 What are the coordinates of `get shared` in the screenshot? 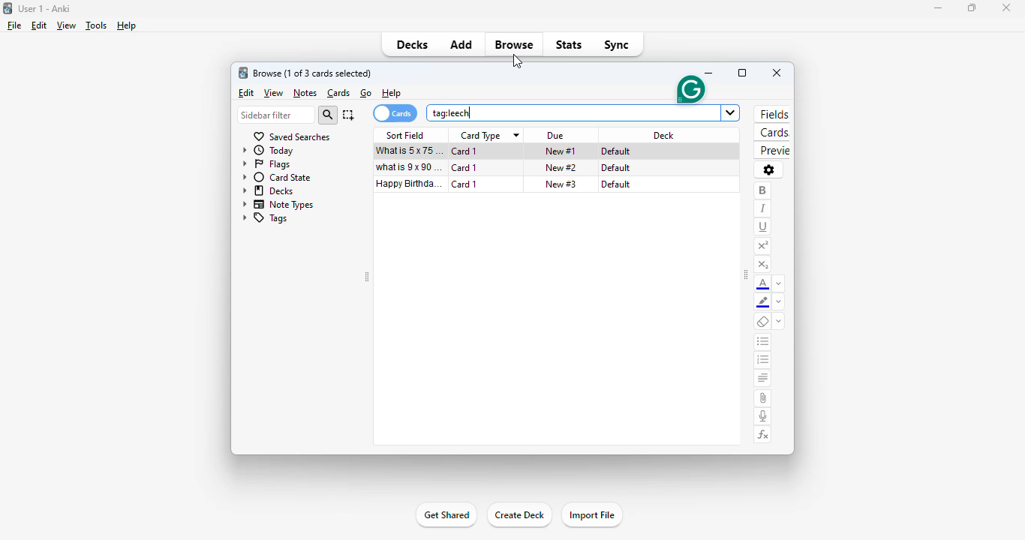 It's located at (448, 515).